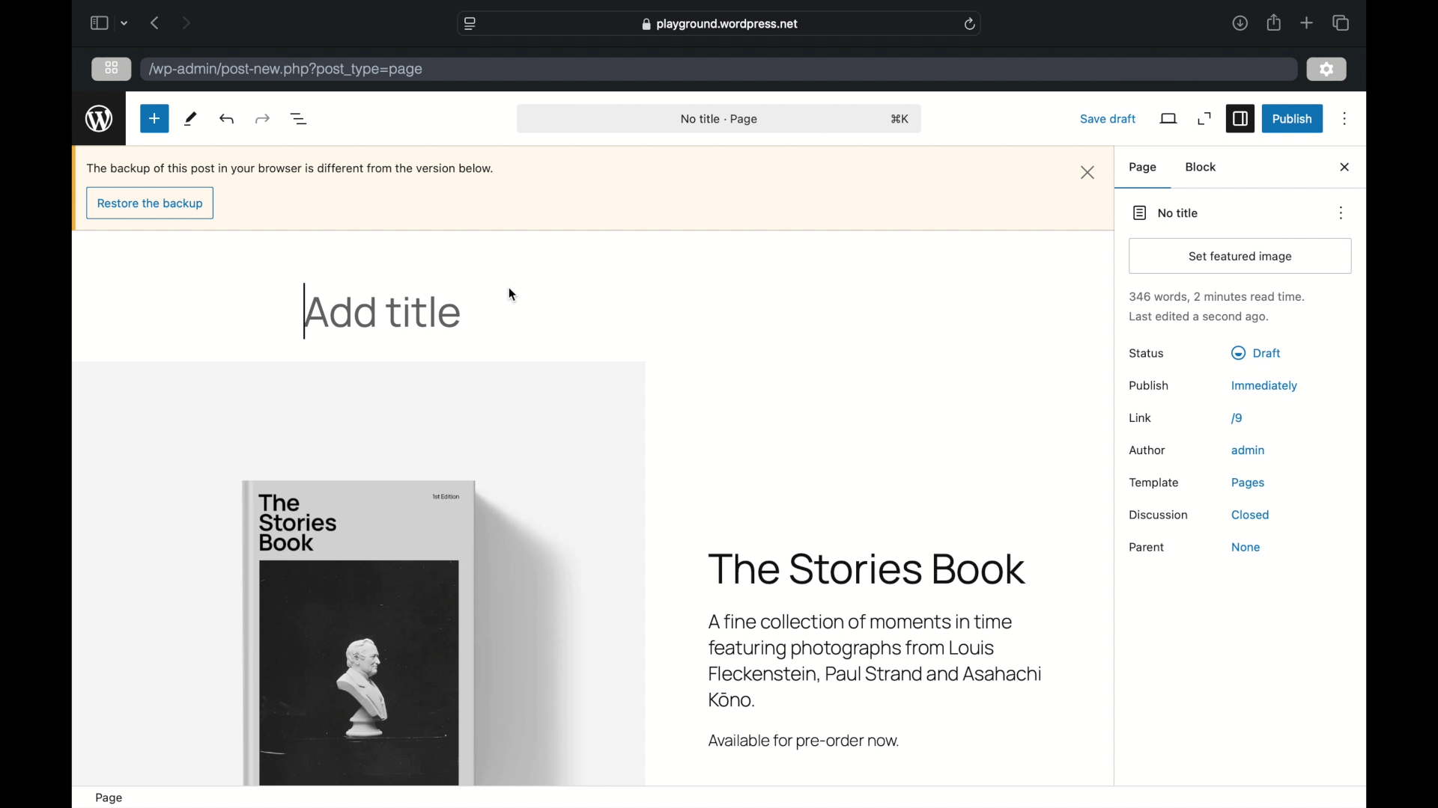  Describe the element at coordinates (515, 296) in the screenshot. I see `cursor` at that location.